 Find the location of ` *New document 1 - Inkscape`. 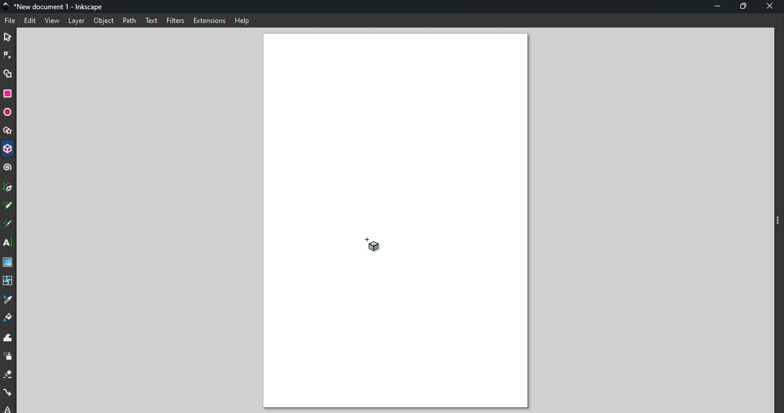

 *New document 1 - Inkscape is located at coordinates (55, 7).